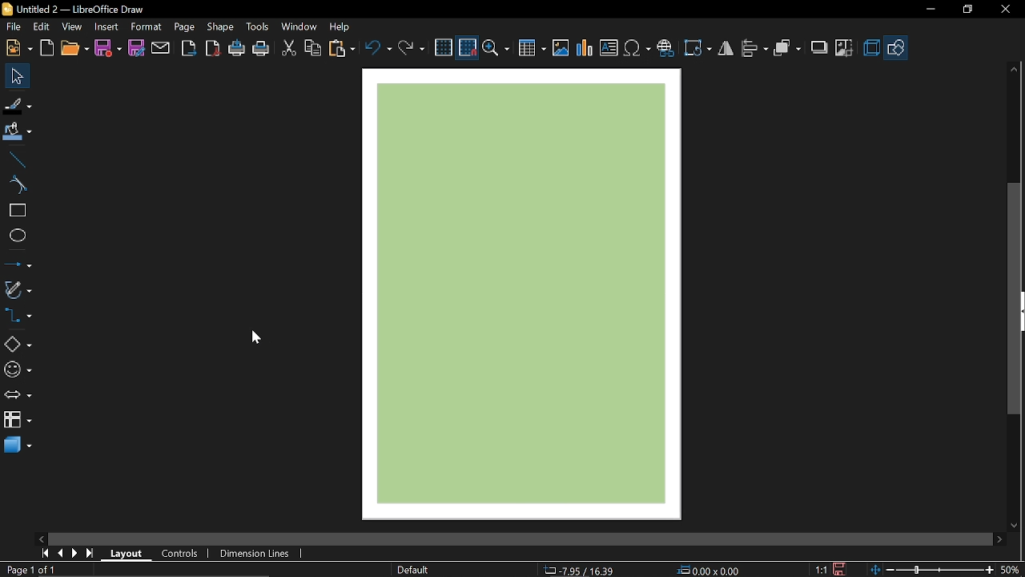 This screenshot has height=577, width=1025. Describe the element at coordinates (255, 336) in the screenshot. I see `Cursor` at that location.